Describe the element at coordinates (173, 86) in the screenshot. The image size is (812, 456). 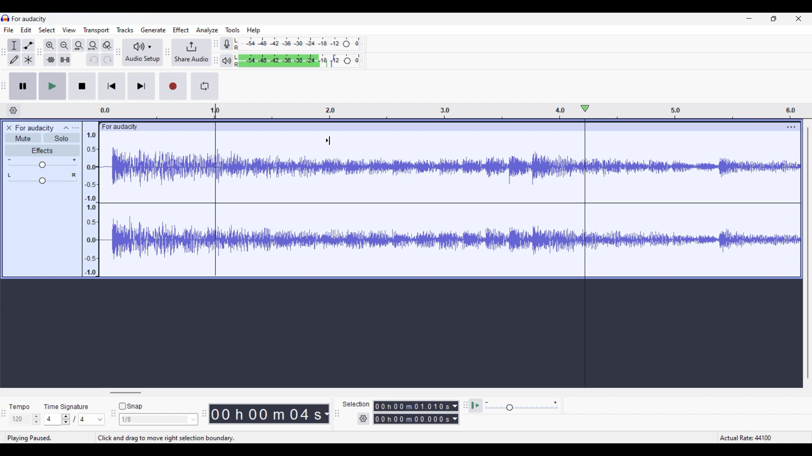
I see `Record/Record new track` at that location.